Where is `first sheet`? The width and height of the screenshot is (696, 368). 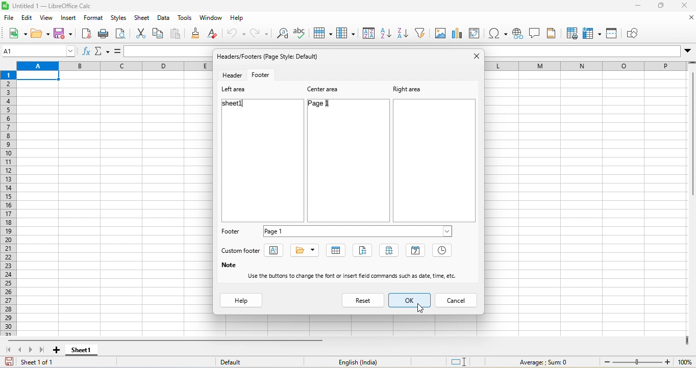
first sheet is located at coordinates (8, 350).